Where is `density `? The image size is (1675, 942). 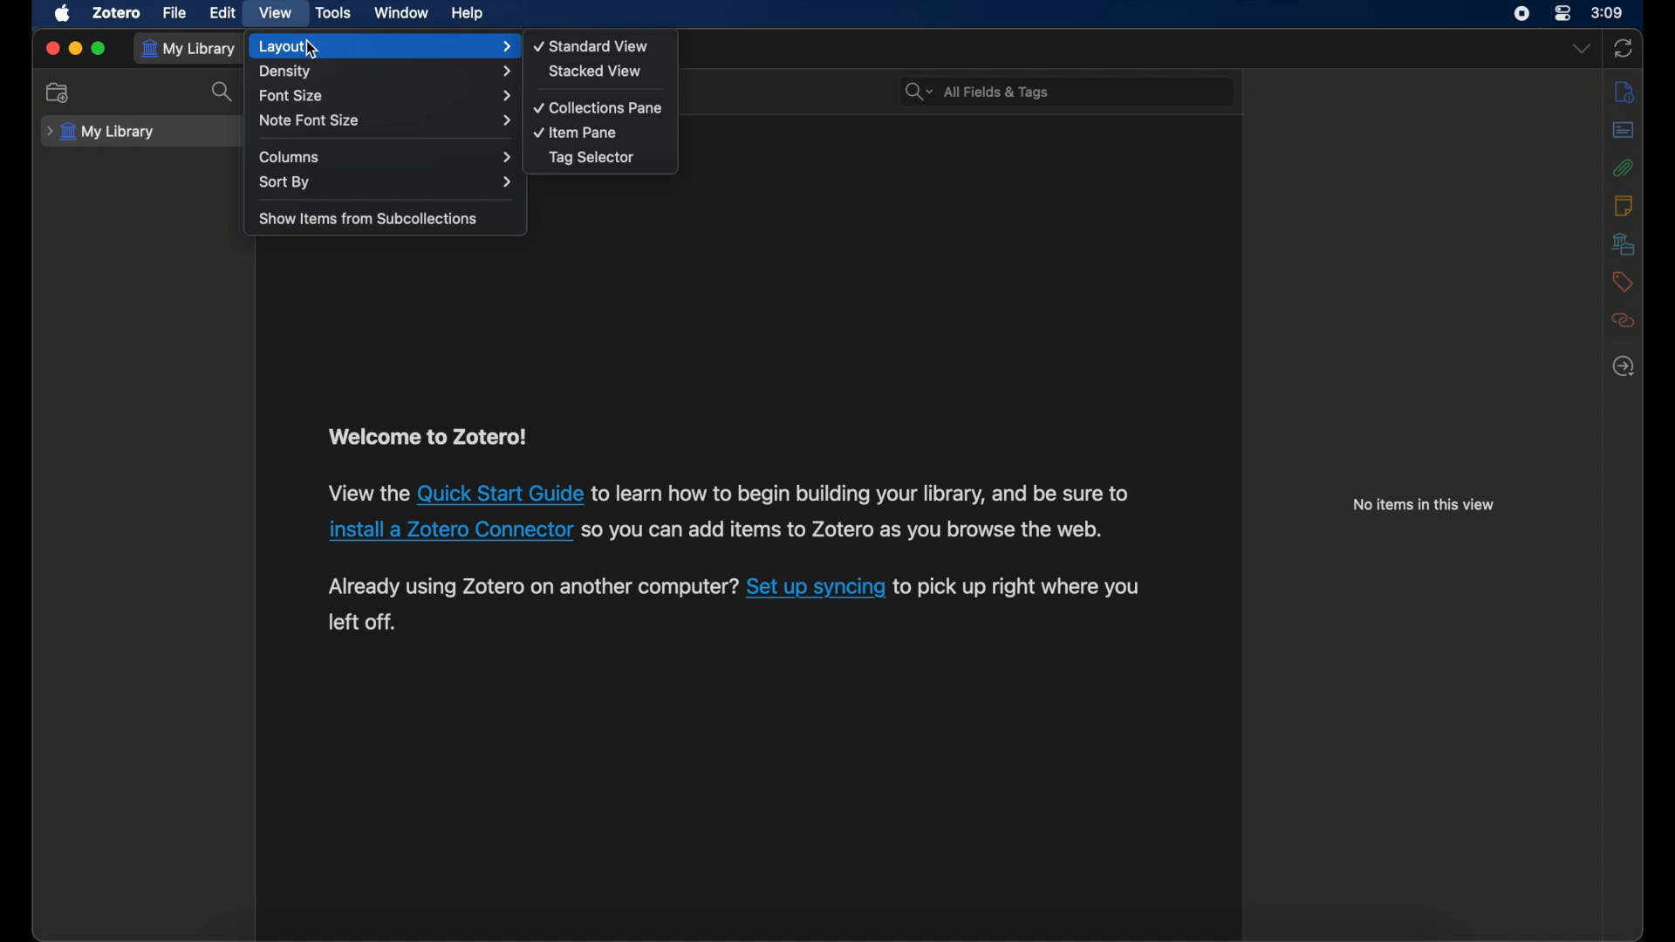
density  is located at coordinates (387, 72).